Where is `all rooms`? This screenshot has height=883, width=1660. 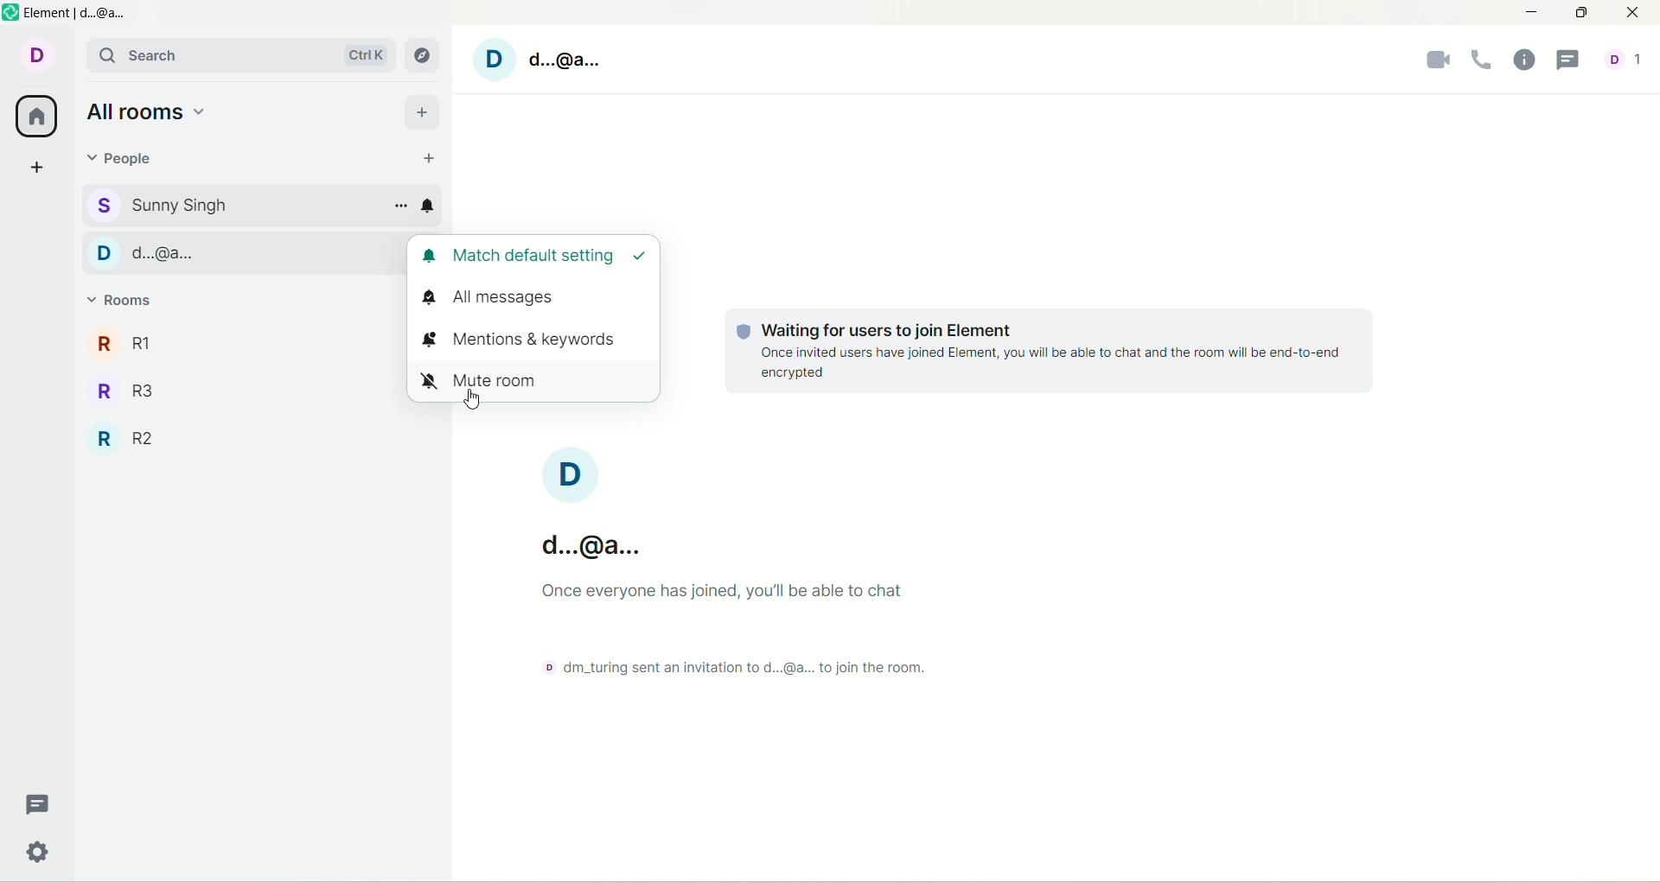
all rooms is located at coordinates (155, 115).